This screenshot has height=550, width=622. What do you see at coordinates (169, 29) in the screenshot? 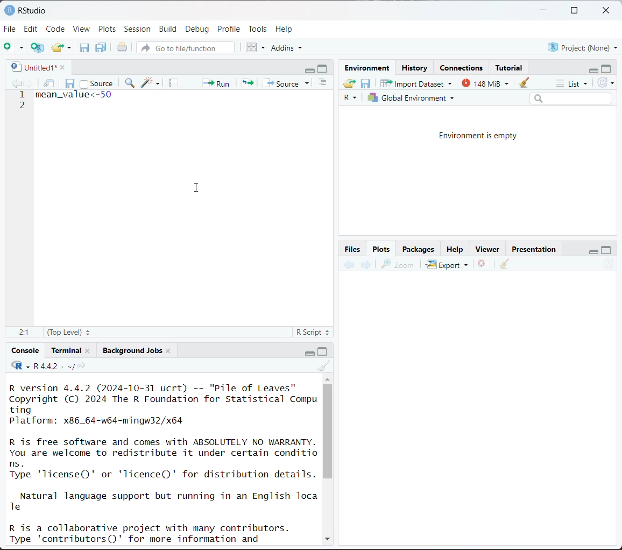
I see `Build` at bounding box center [169, 29].